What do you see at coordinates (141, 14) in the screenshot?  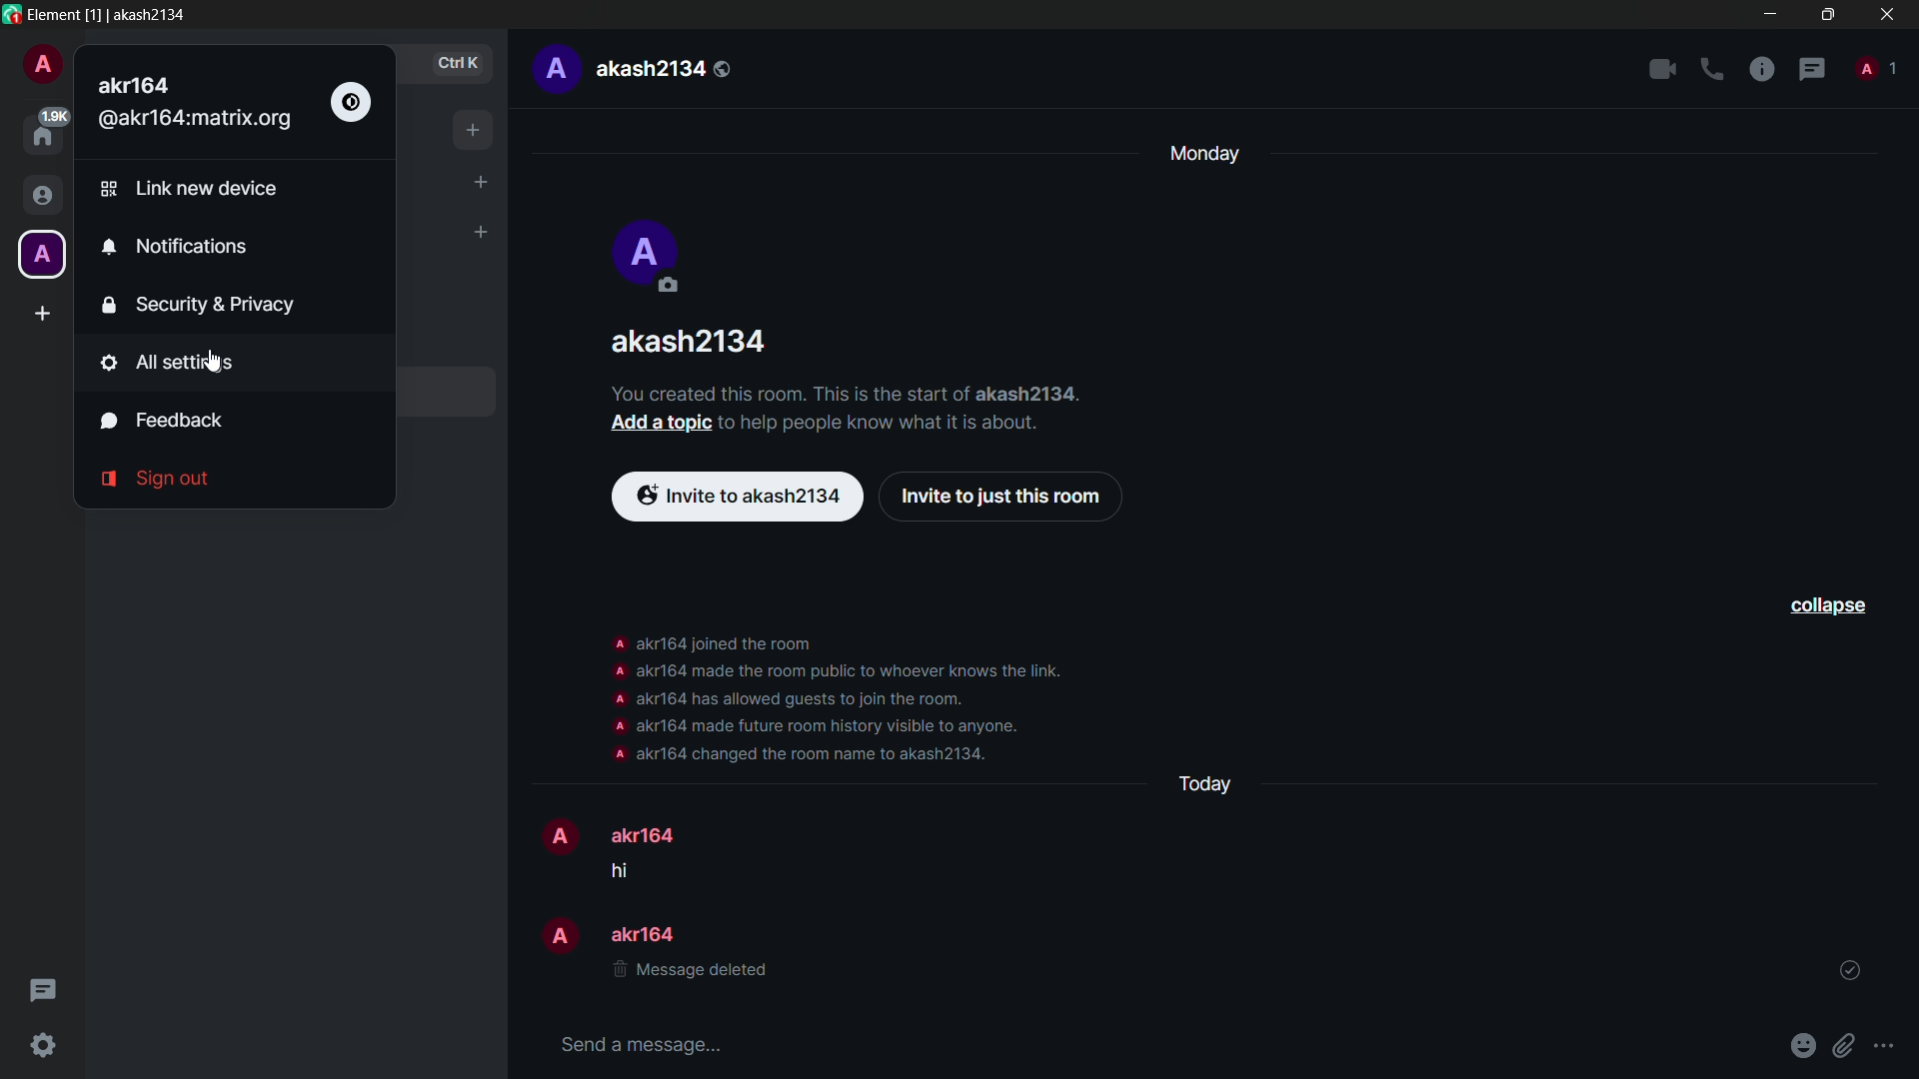 I see `[1] | akash2134` at bounding box center [141, 14].